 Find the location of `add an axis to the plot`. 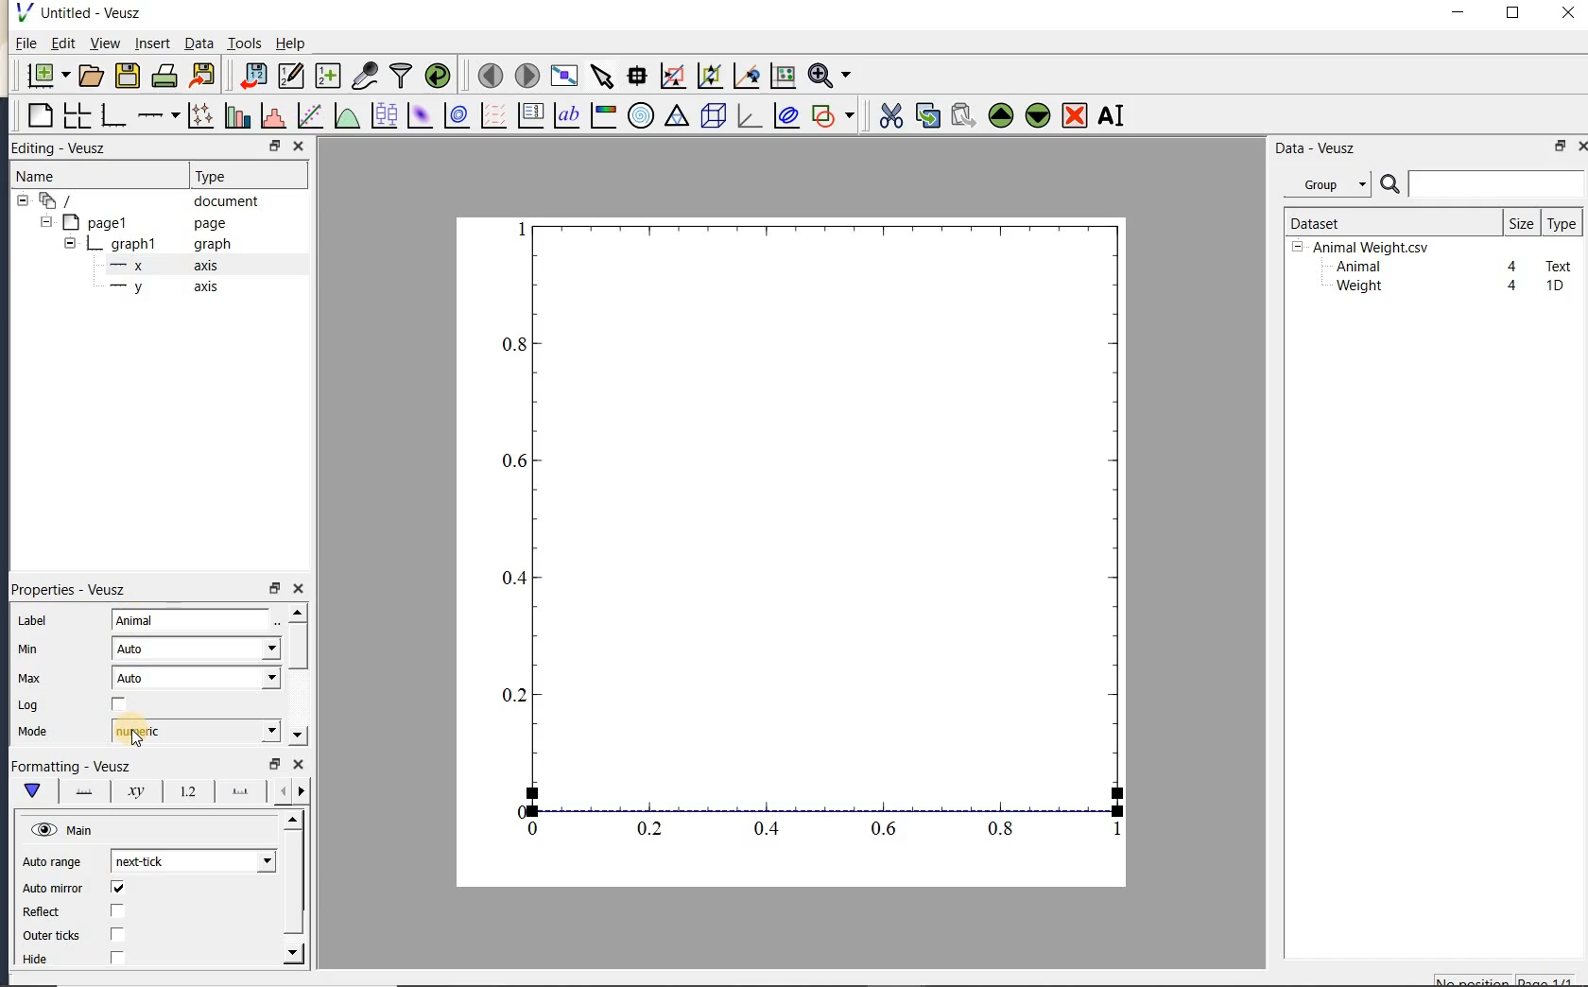

add an axis to the plot is located at coordinates (158, 115).